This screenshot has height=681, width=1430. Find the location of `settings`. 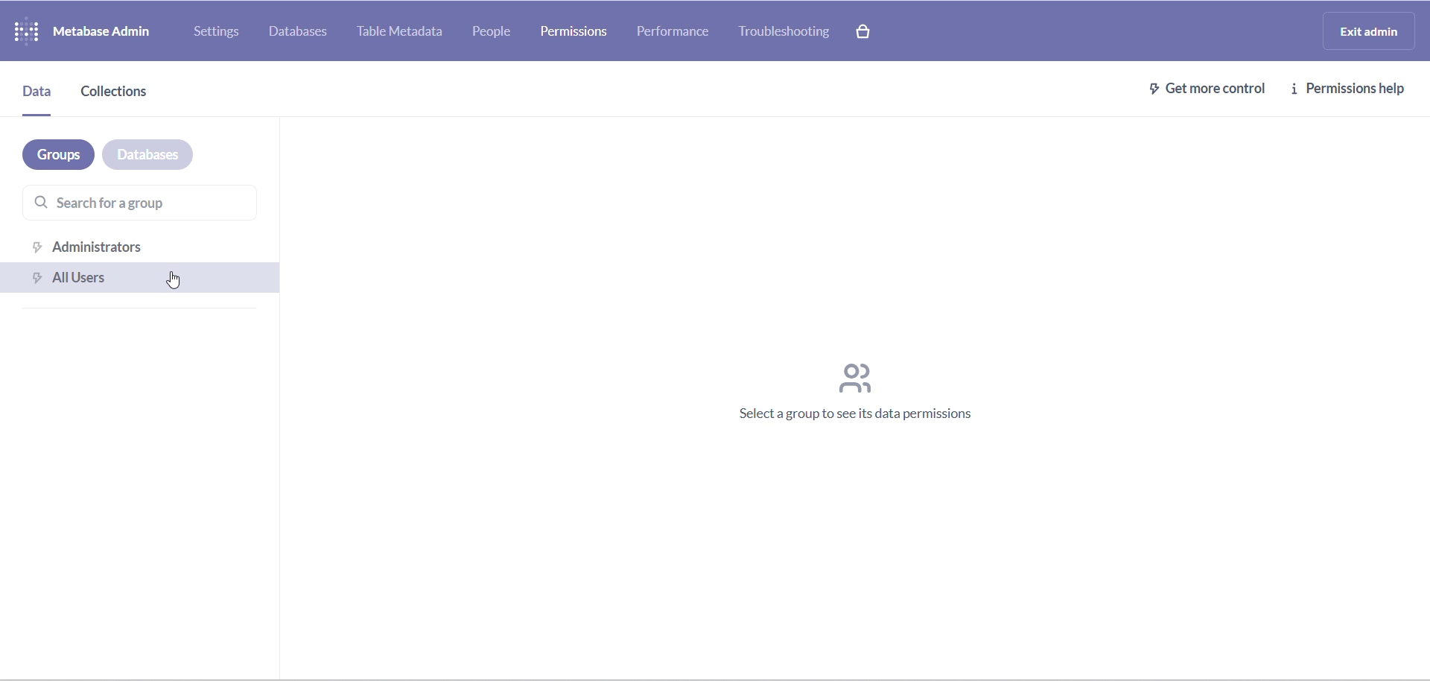

settings is located at coordinates (218, 31).